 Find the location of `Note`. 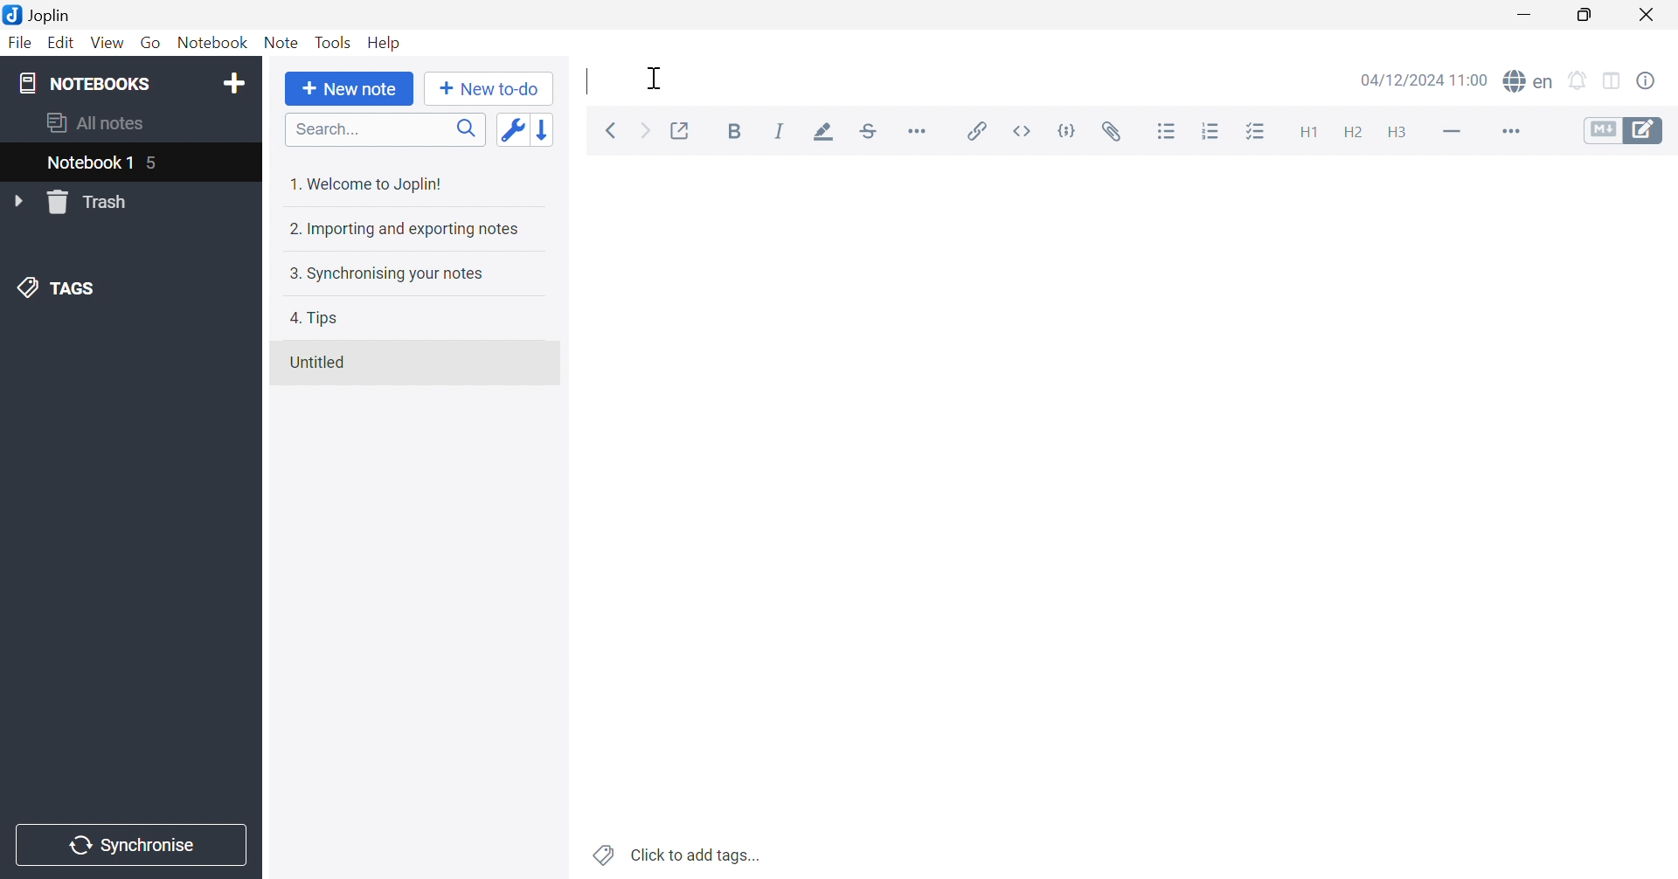

Note is located at coordinates (280, 44).